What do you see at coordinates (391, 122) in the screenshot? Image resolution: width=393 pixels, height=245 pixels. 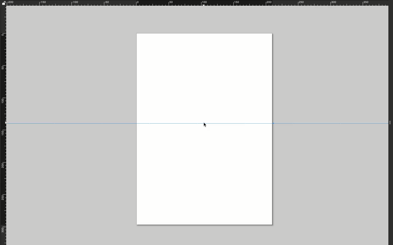 I see `Expand` at bounding box center [391, 122].